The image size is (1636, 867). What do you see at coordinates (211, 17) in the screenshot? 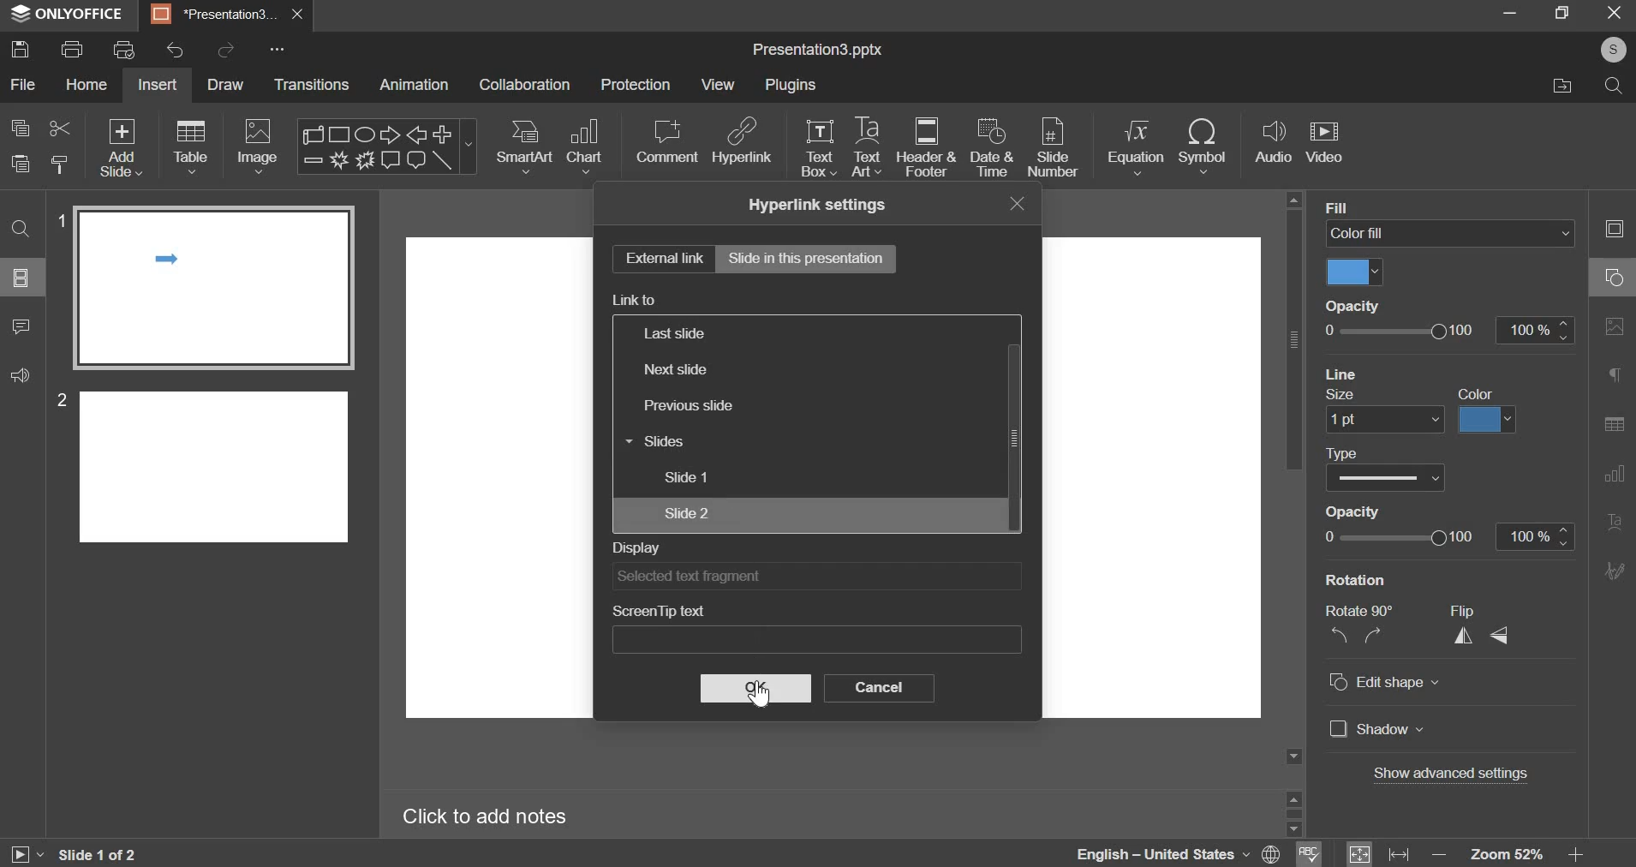
I see `Presentation3` at bounding box center [211, 17].